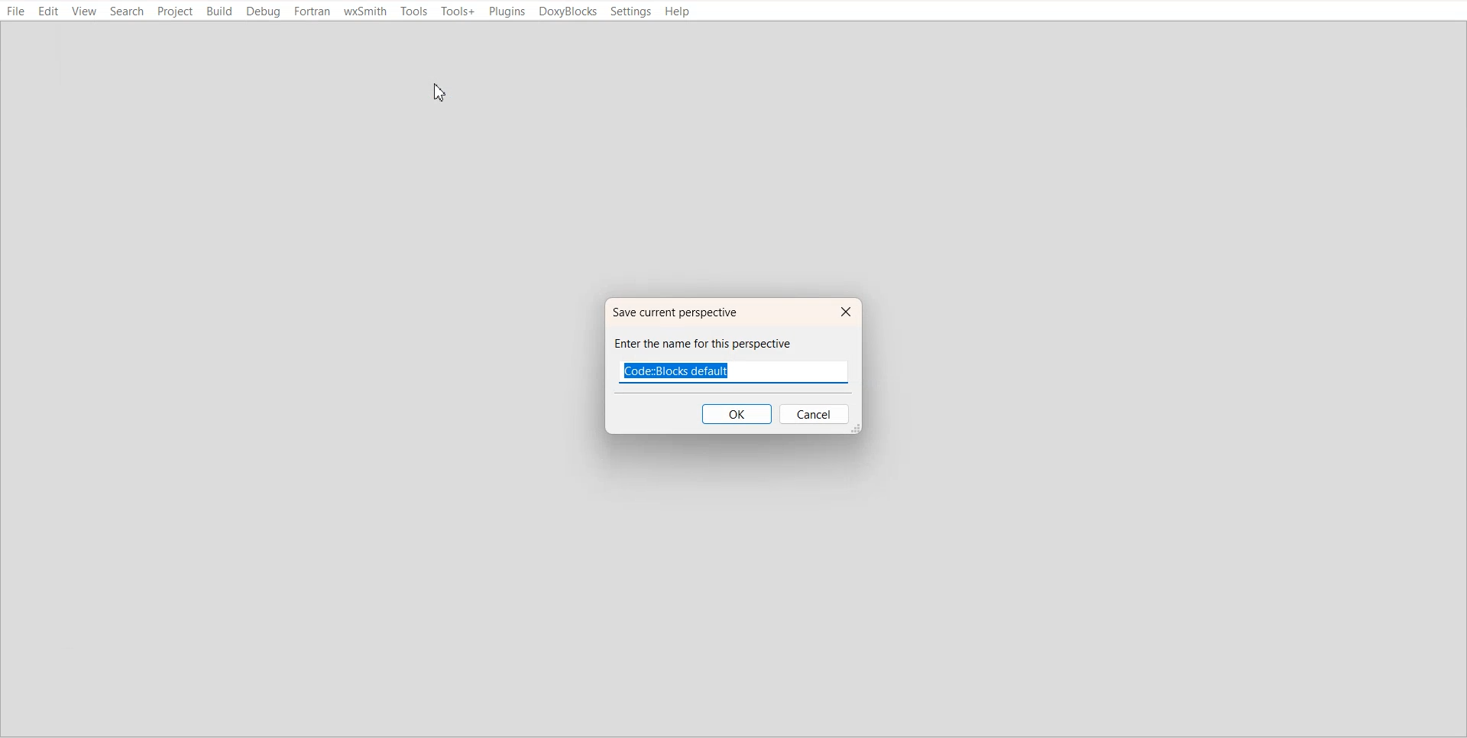 The image size is (1467, 738). I want to click on View, so click(84, 11).